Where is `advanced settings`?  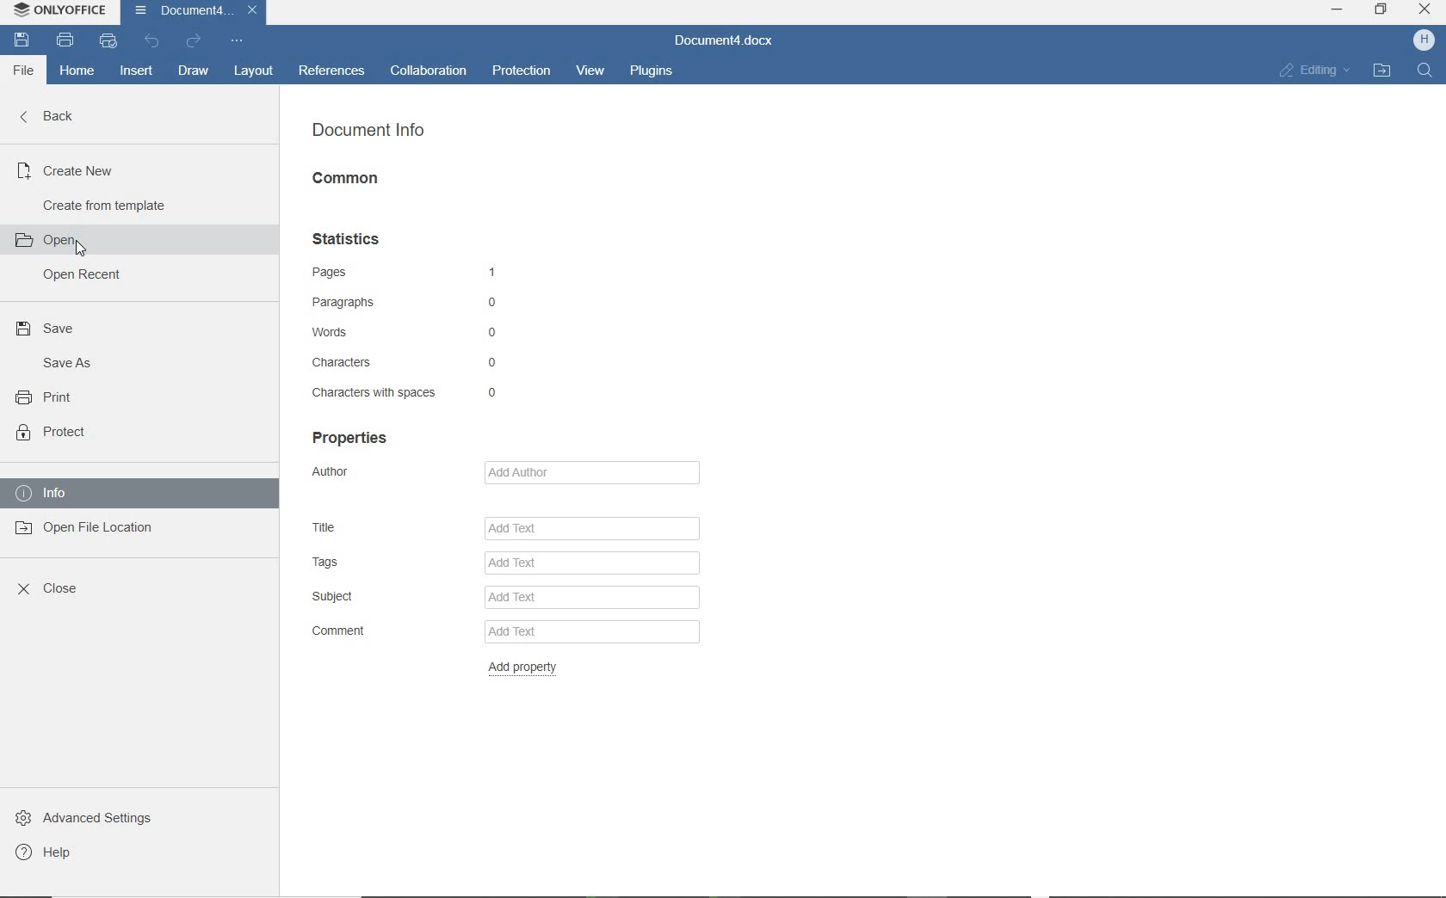
advanced settings is located at coordinates (87, 816).